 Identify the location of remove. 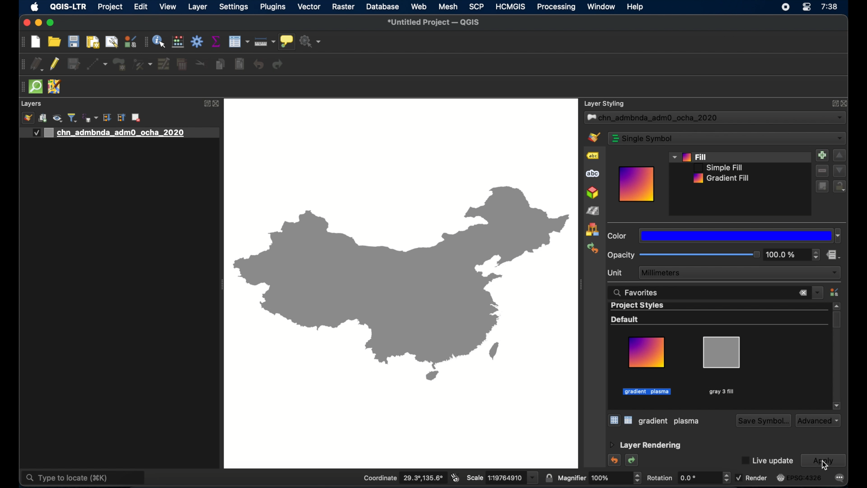
(821, 171).